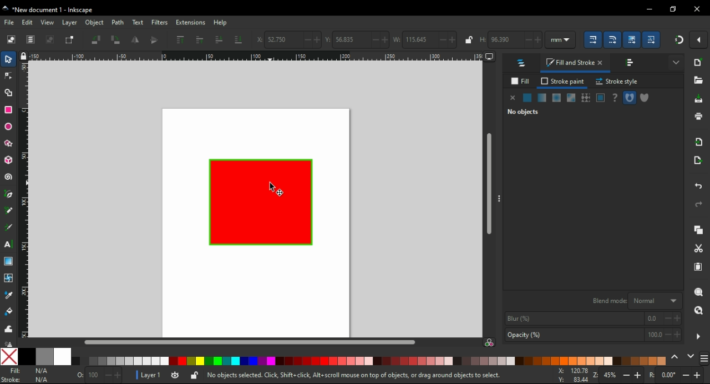  What do you see at coordinates (115, 40) in the screenshot?
I see `object rotate 90` at bounding box center [115, 40].